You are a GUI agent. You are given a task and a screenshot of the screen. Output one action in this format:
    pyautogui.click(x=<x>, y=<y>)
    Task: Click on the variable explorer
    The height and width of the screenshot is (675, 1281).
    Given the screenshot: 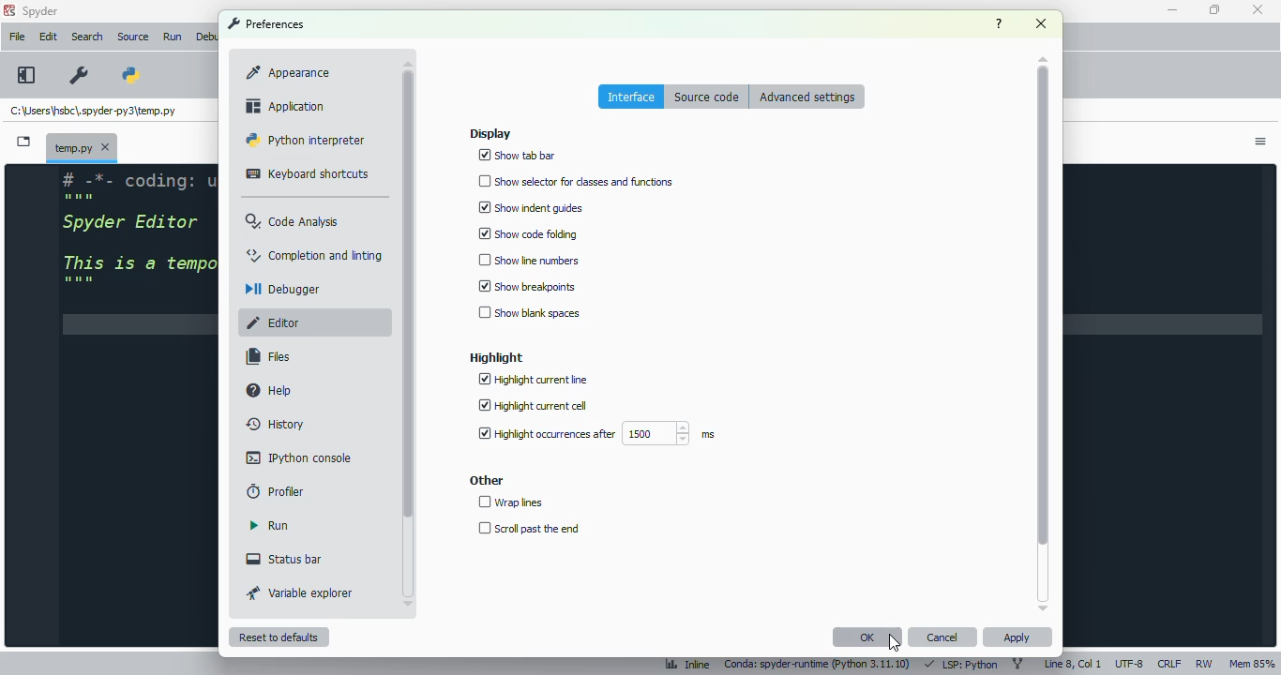 What is the action you would take?
    pyautogui.click(x=301, y=592)
    